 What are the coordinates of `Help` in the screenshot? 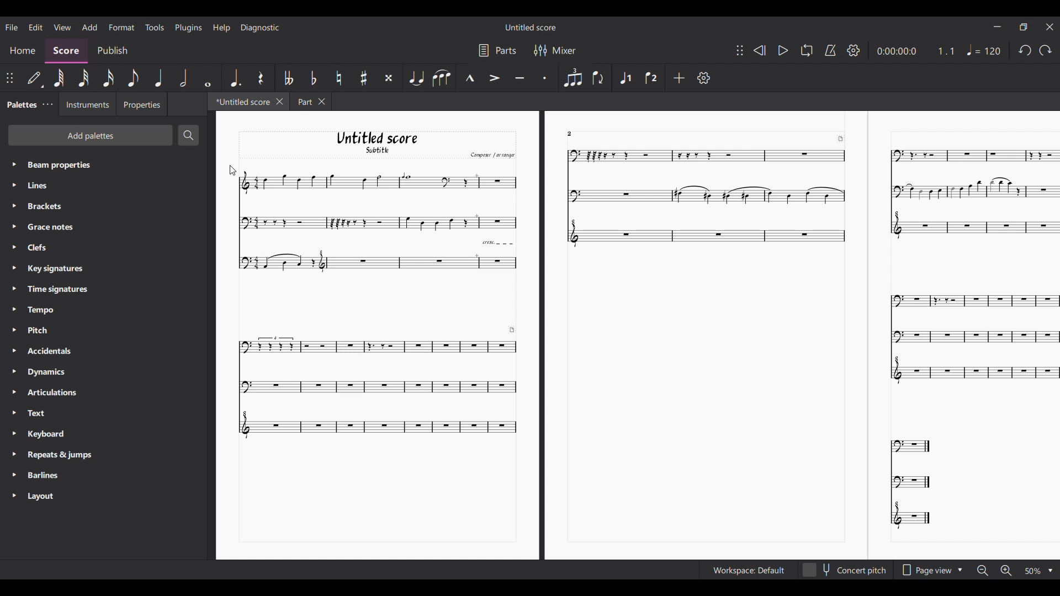 It's located at (221, 28).